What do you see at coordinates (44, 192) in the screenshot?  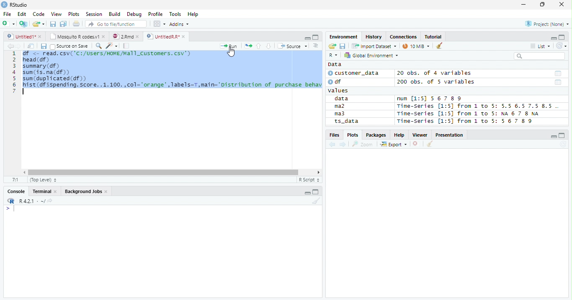 I see `Terminal` at bounding box center [44, 192].